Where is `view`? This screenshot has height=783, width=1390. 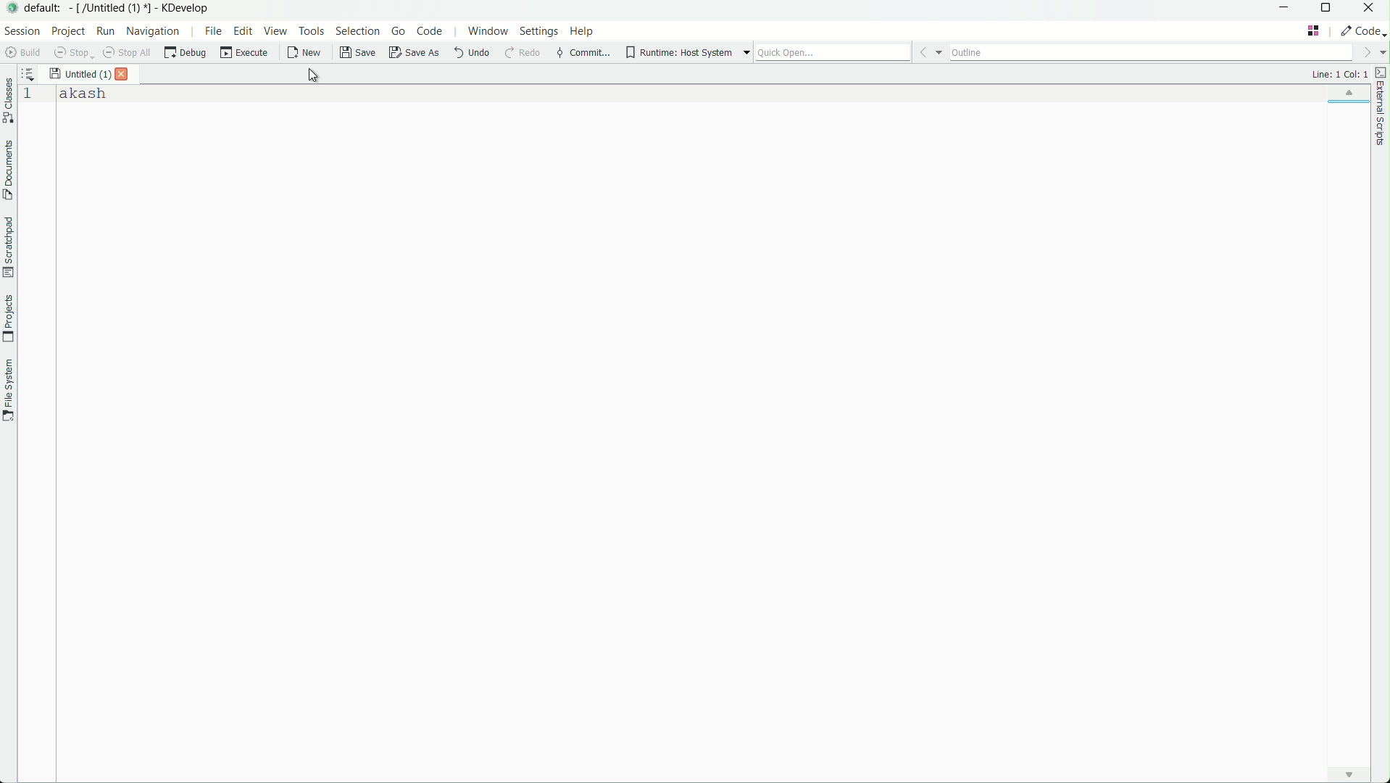 view is located at coordinates (276, 31).